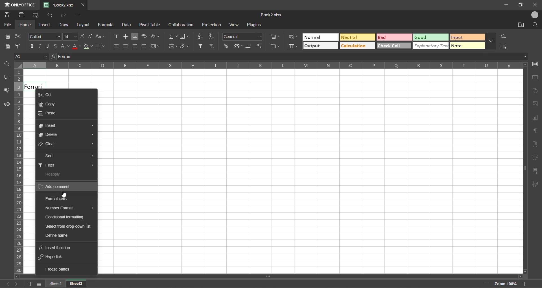  I want to click on next, so click(18, 283).